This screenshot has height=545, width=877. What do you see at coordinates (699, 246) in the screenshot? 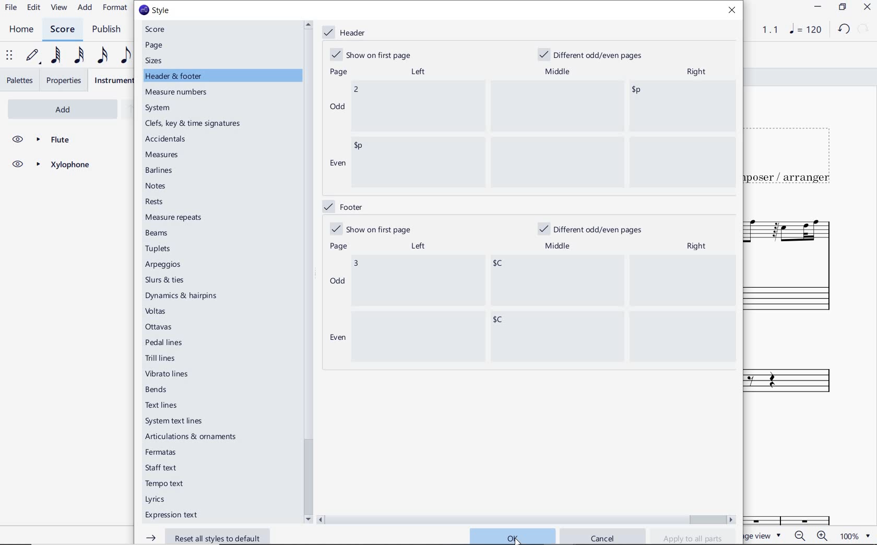
I see `right` at bounding box center [699, 246].